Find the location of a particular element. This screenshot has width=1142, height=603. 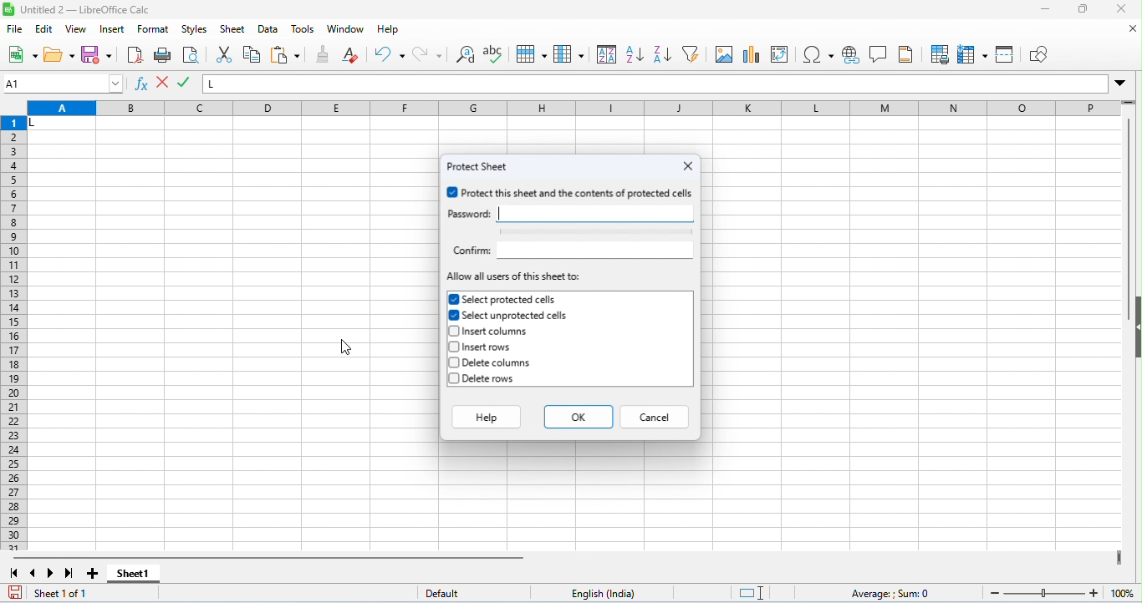

previous is located at coordinates (33, 573).